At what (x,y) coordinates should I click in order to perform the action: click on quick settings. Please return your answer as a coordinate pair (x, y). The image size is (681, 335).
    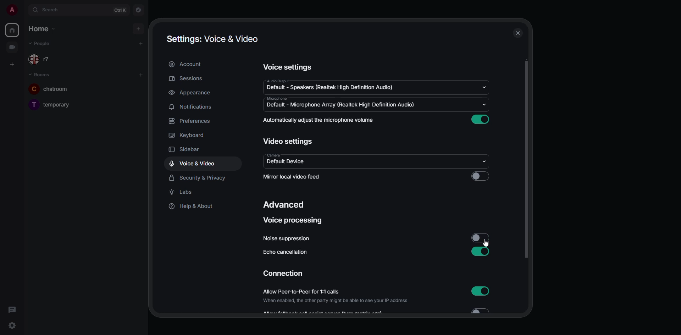
    Looking at the image, I should click on (13, 325).